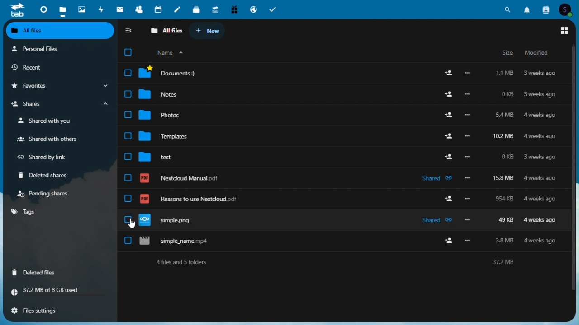 The height and width of the screenshot is (325, 579). What do you see at coordinates (196, 8) in the screenshot?
I see `deck` at bounding box center [196, 8].